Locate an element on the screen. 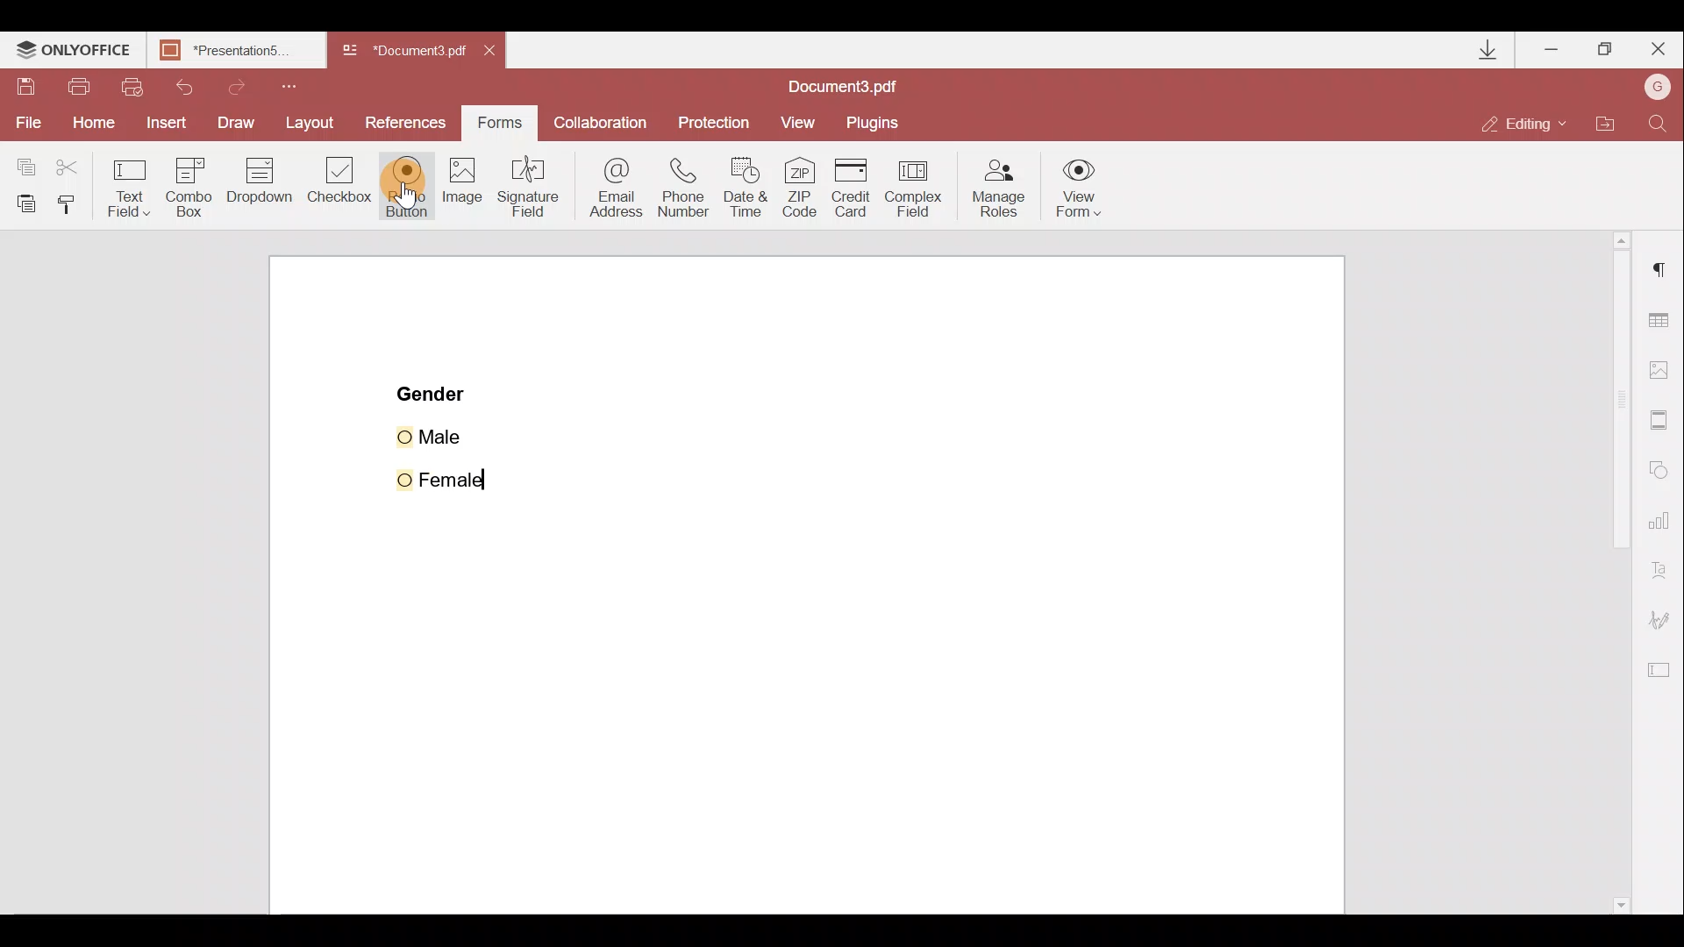 The height and width of the screenshot is (947, 1684). Copy style is located at coordinates (74, 203).